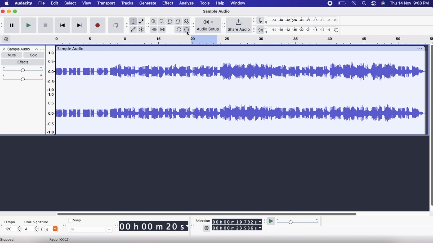 The height and width of the screenshot is (243, 433). Describe the element at coordinates (168, 3) in the screenshot. I see `Effect` at that location.